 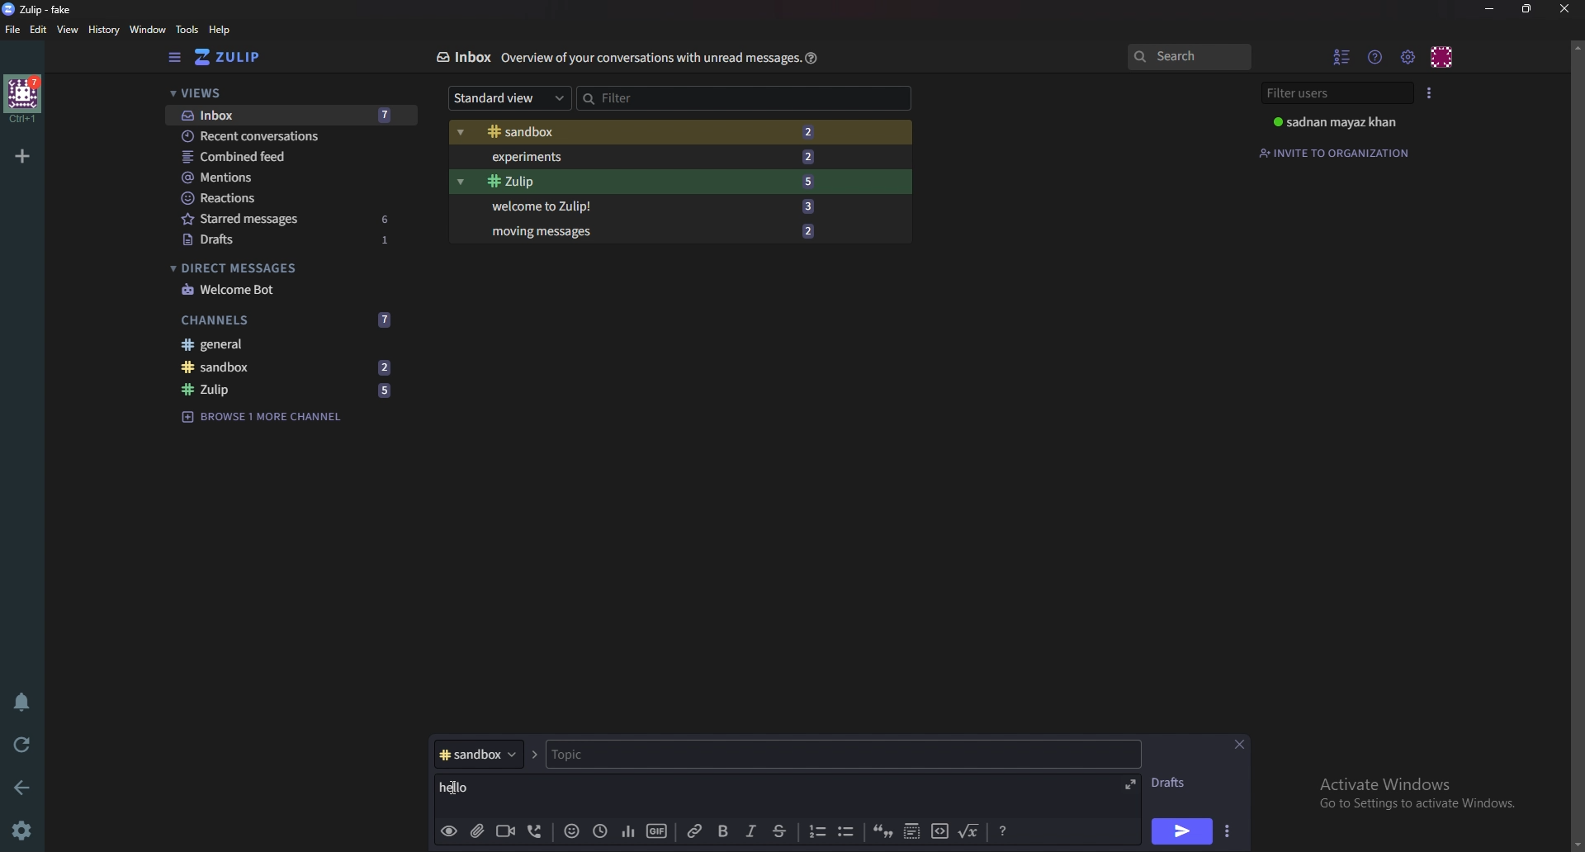 I want to click on cursor, so click(x=461, y=787).